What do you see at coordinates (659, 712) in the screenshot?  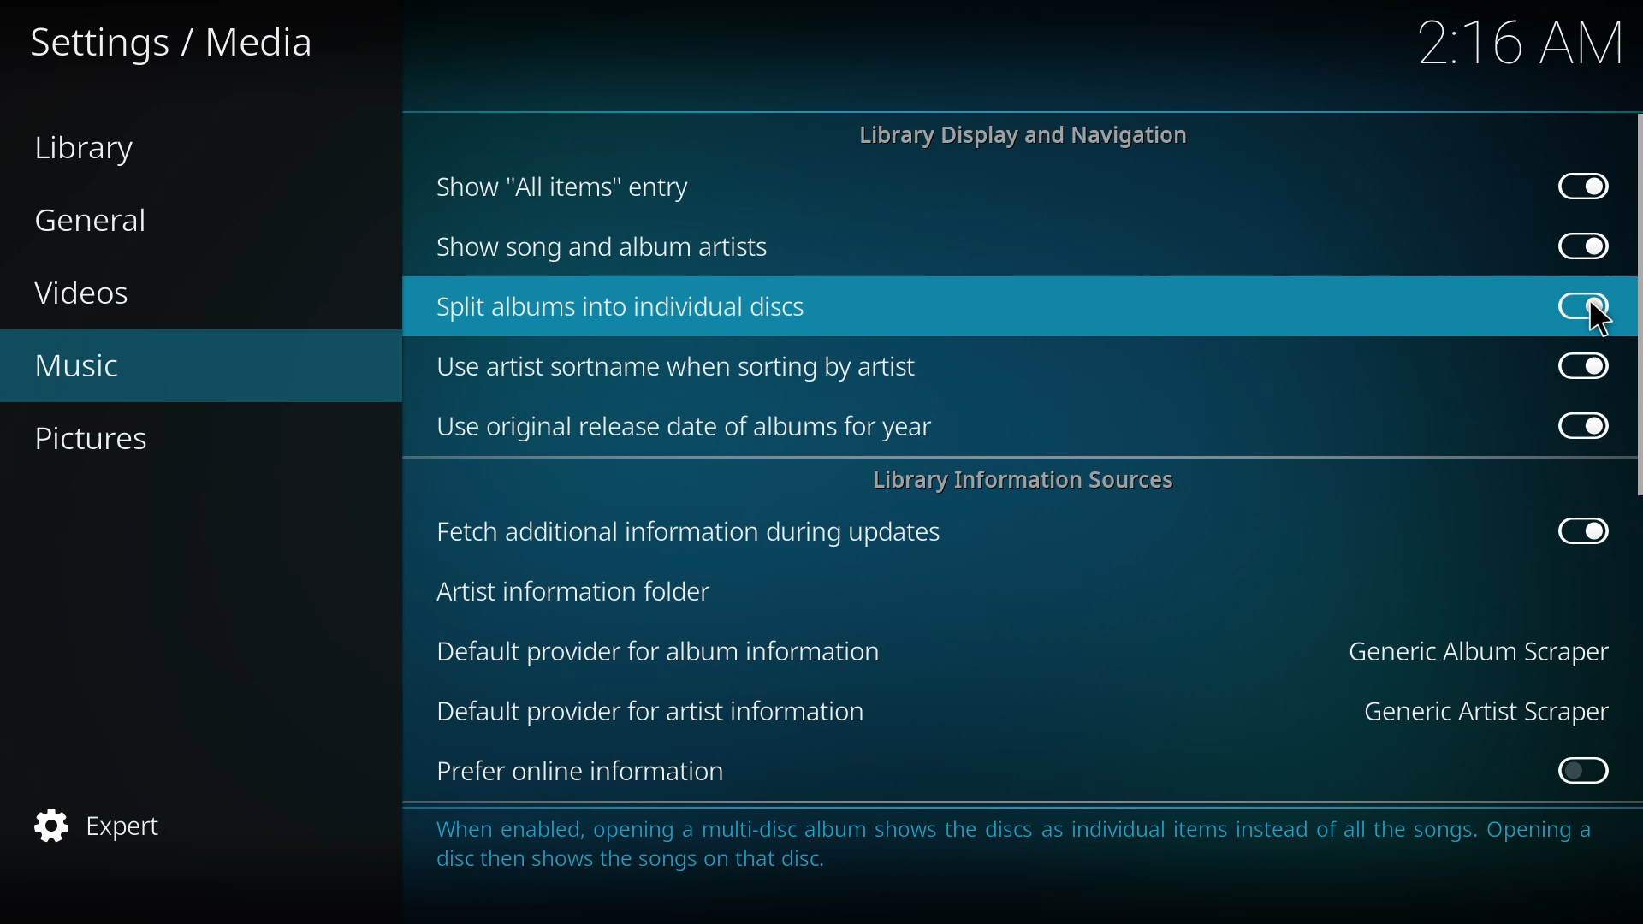 I see `default provider for artist information` at bounding box center [659, 712].